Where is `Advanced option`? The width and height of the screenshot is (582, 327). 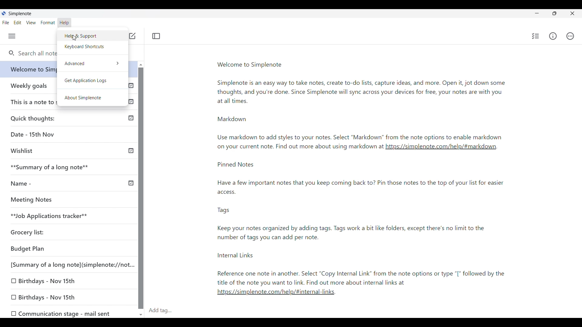
Advanced option is located at coordinates (92, 63).